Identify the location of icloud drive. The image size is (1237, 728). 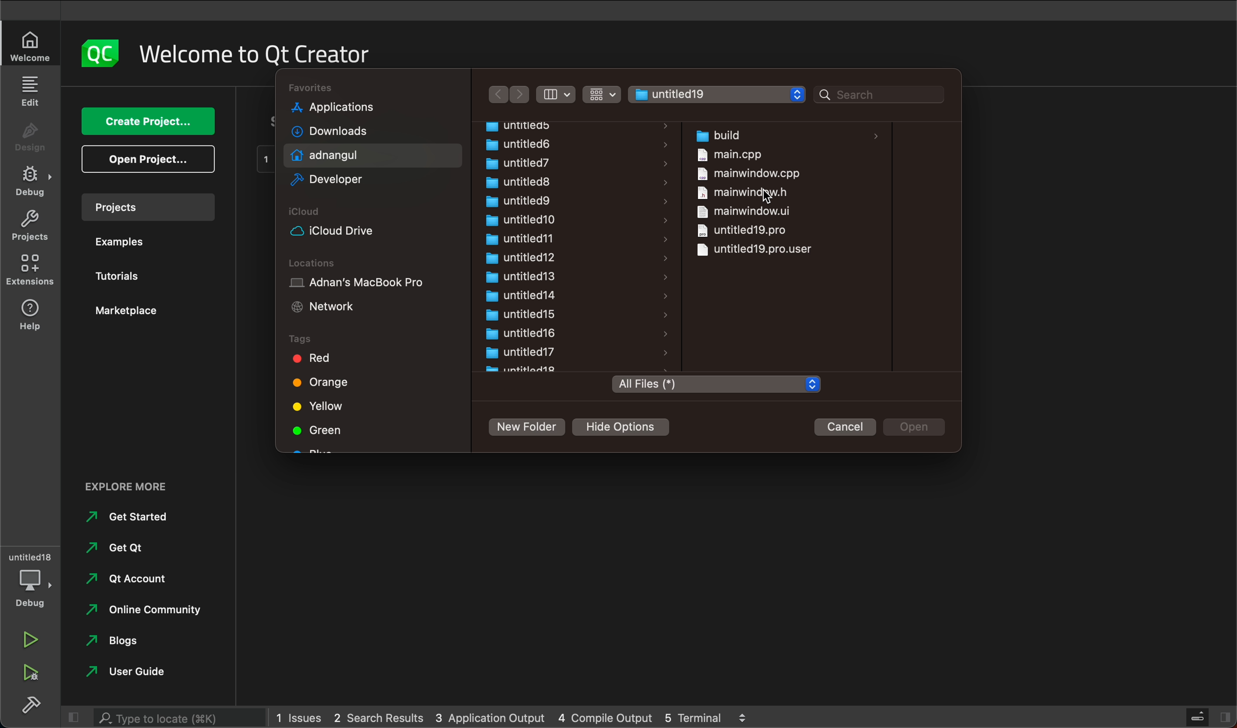
(346, 231).